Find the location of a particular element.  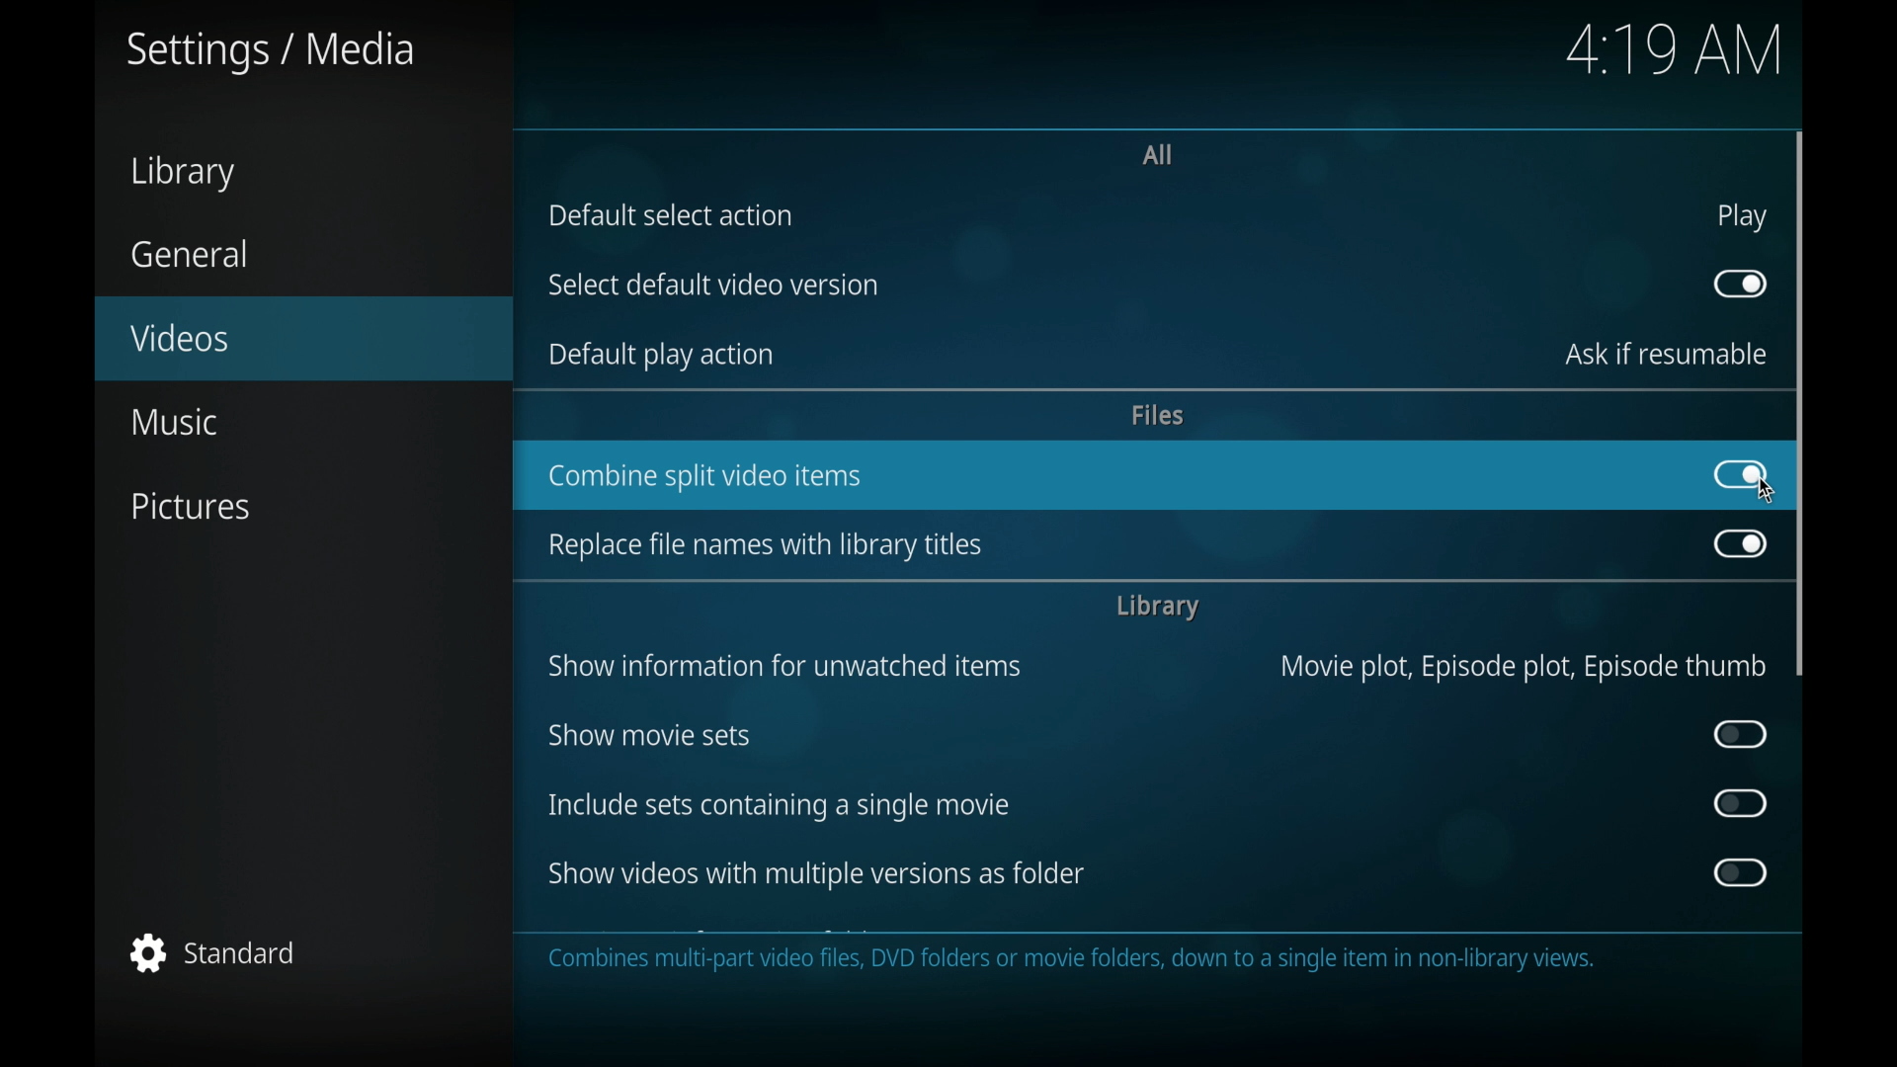

ask if resumable is located at coordinates (1668, 353).